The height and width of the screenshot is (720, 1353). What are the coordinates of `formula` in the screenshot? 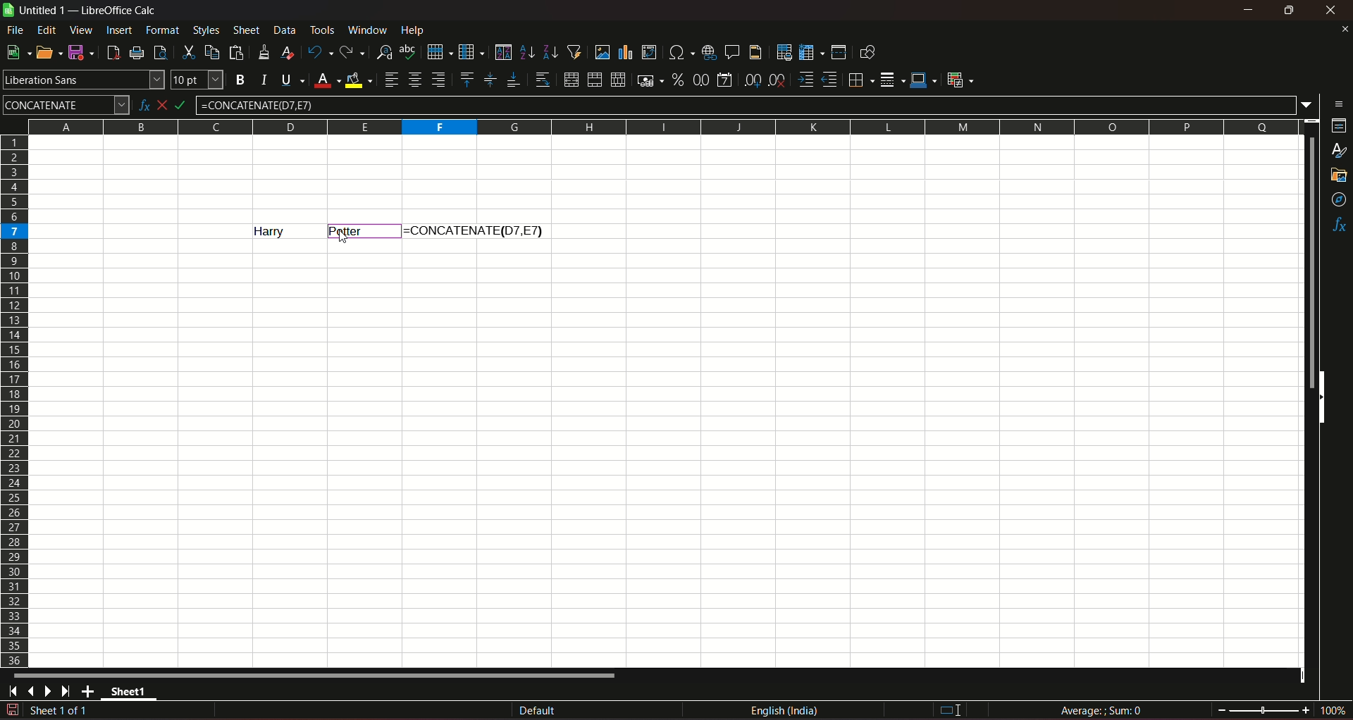 It's located at (1104, 710).